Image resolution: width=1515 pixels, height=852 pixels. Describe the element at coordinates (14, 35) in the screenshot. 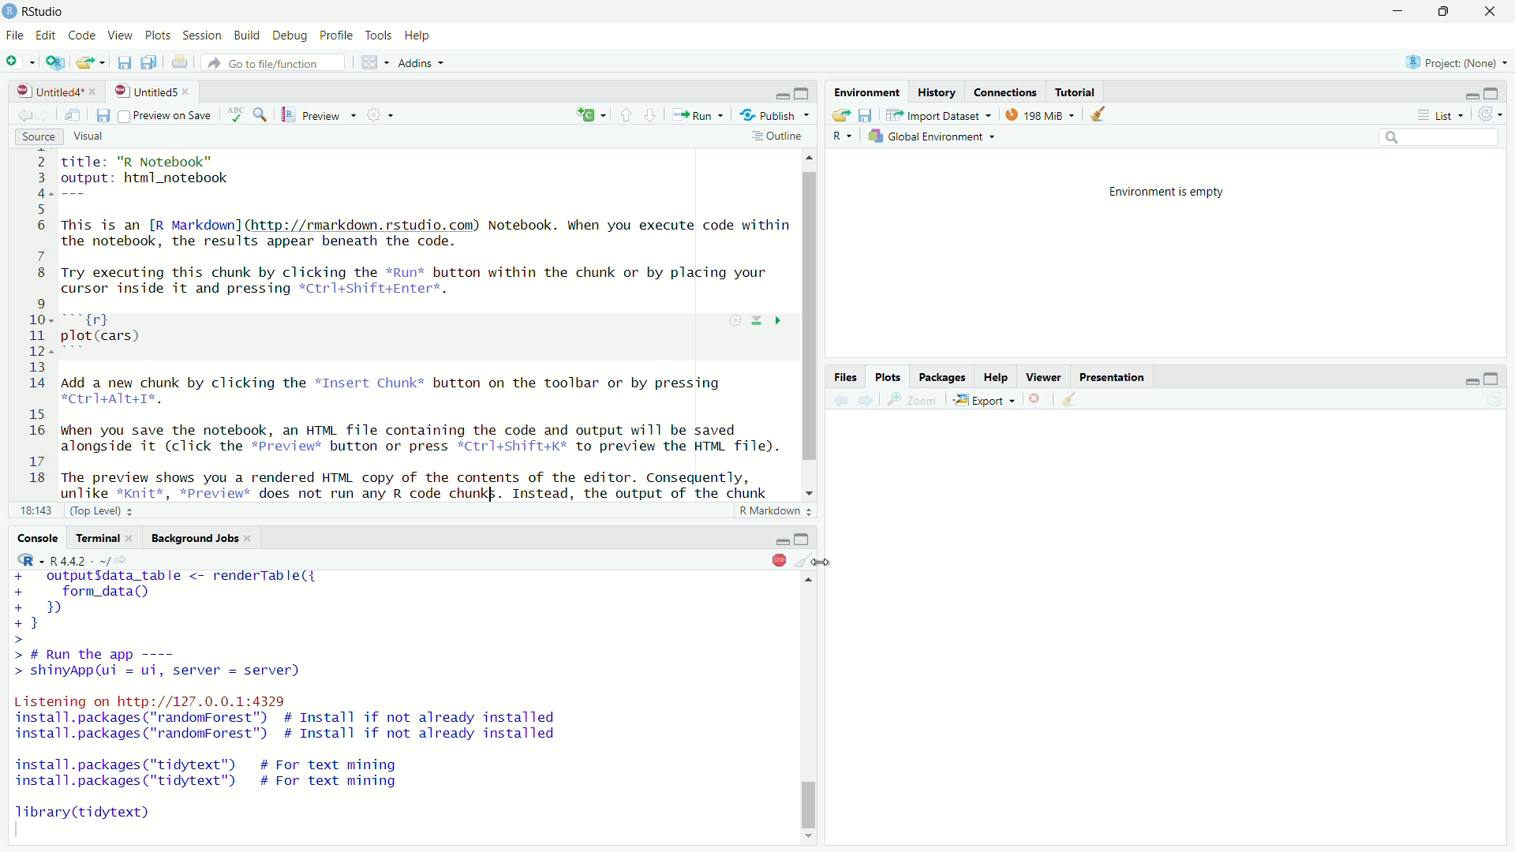

I see `File` at that location.